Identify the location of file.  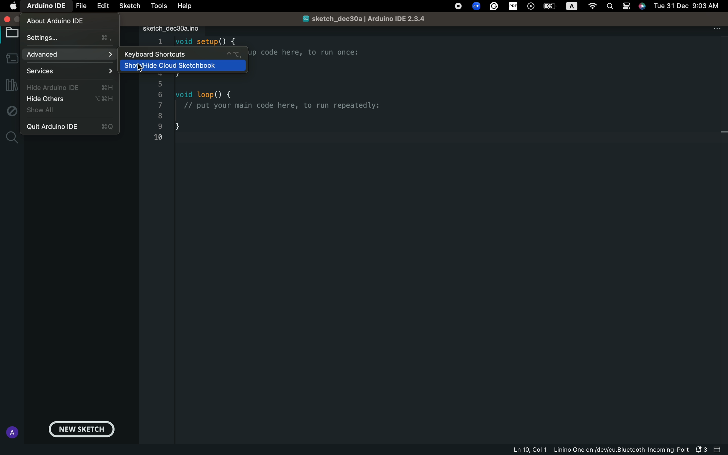
(79, 6).